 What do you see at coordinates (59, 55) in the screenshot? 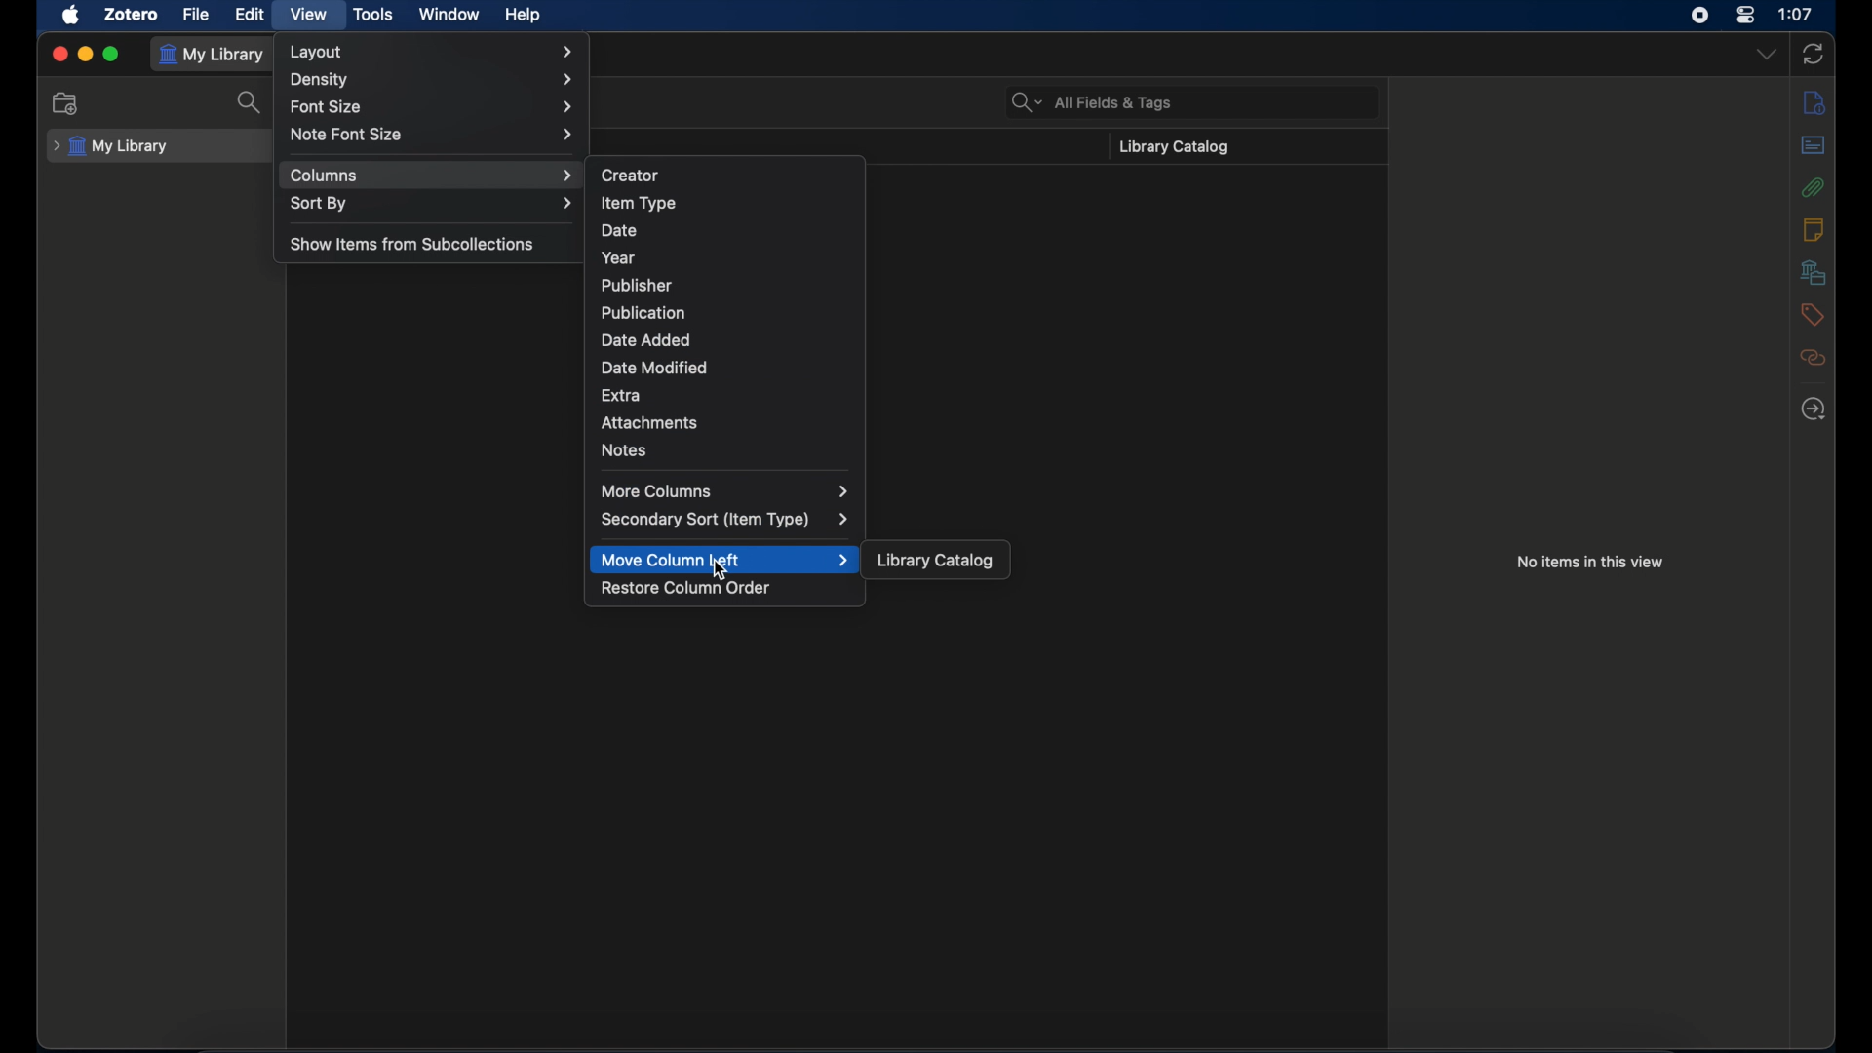
I see `close` at bounding box center [59, 55].